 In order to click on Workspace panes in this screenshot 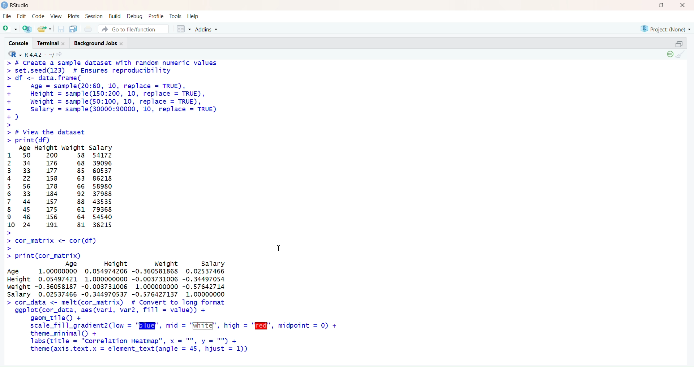, I will do `click(182, 29)`.